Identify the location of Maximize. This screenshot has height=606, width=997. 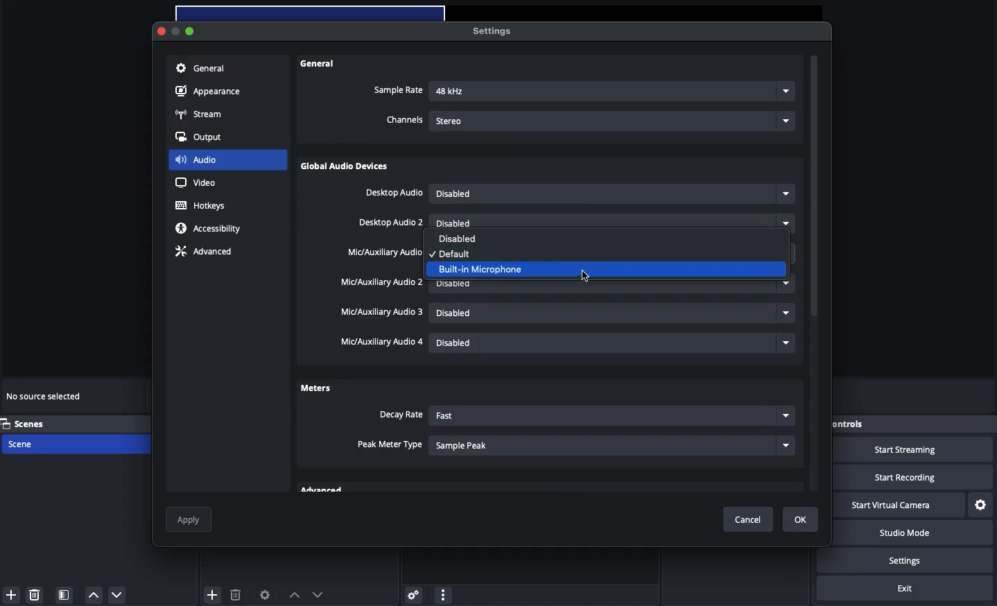
(191, 31).